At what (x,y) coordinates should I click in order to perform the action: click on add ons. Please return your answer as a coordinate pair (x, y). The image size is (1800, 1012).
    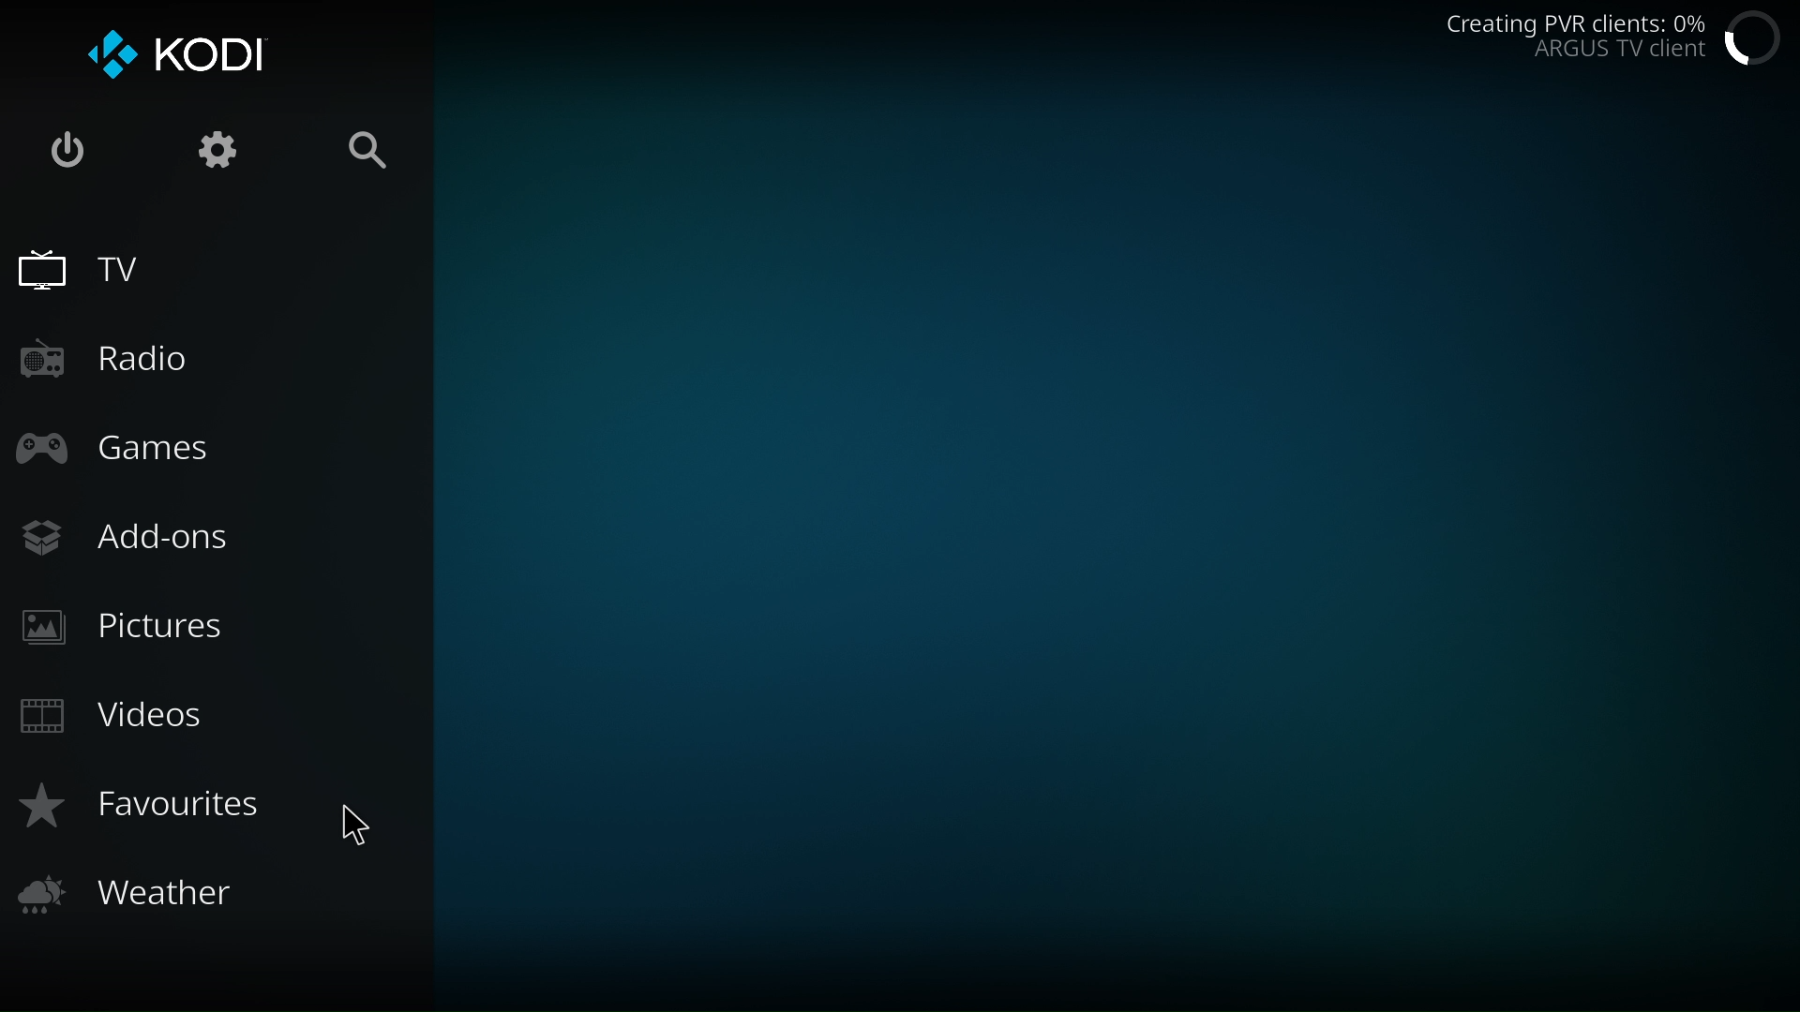
    Looking at the image, I should click on (147, 541).